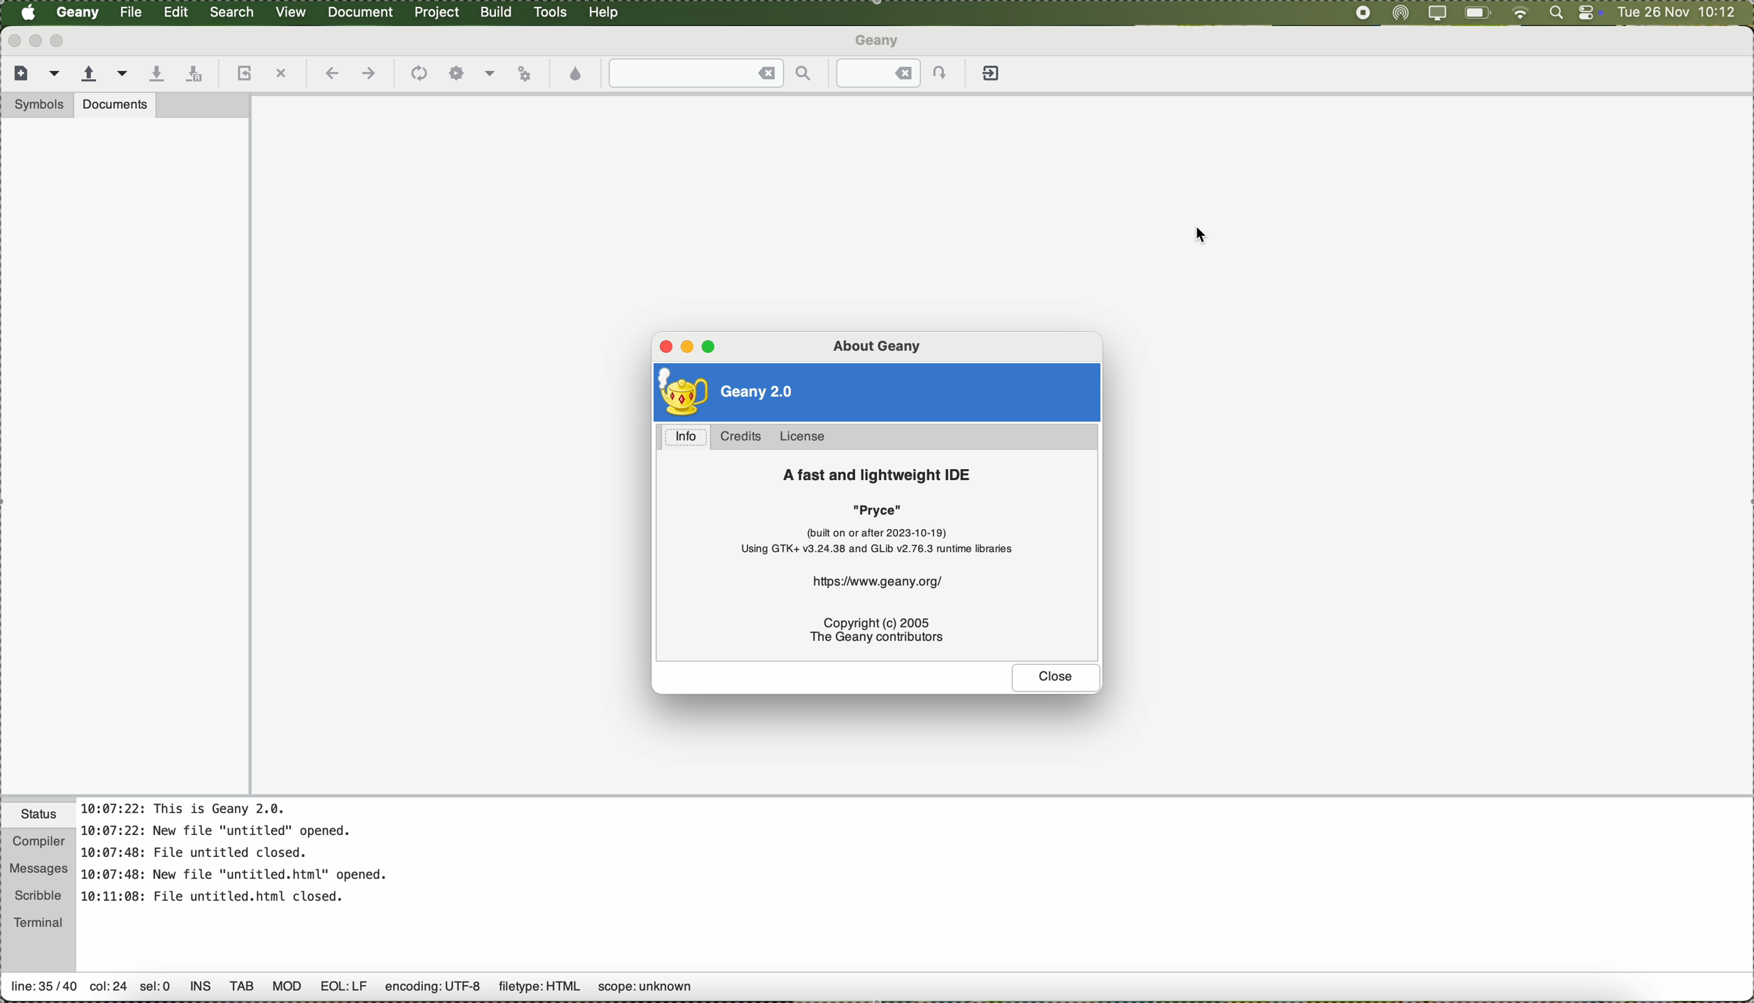  What do you see at coordinates (246, 73) in the screenshot?
I see `reload the current file from disk` at bounding box center [246, 73].